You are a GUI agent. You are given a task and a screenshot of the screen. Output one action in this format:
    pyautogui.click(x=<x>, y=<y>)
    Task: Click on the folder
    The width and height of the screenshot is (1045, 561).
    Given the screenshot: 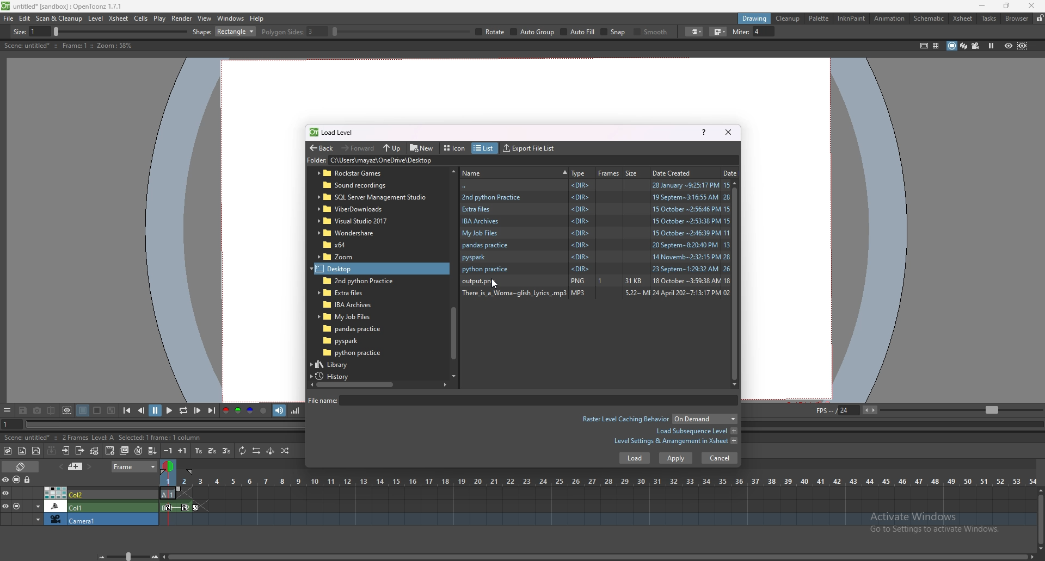 What is the action you would take?
    pyautogui.click(x=354, y=353)
    